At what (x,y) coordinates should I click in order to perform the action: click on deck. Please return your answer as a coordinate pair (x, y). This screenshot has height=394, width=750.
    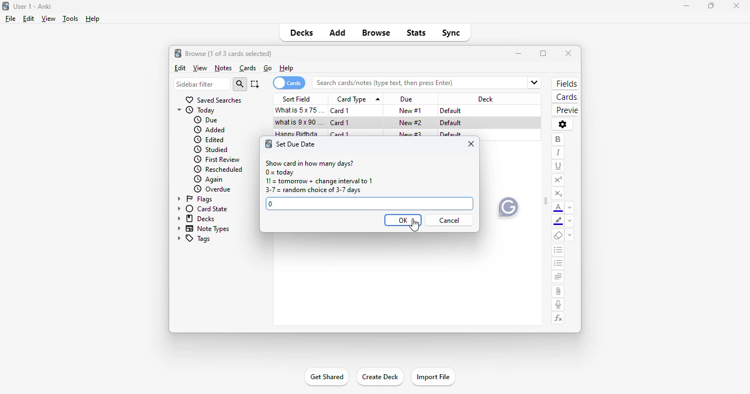
    Looking at the image, I should click on (485, 99).